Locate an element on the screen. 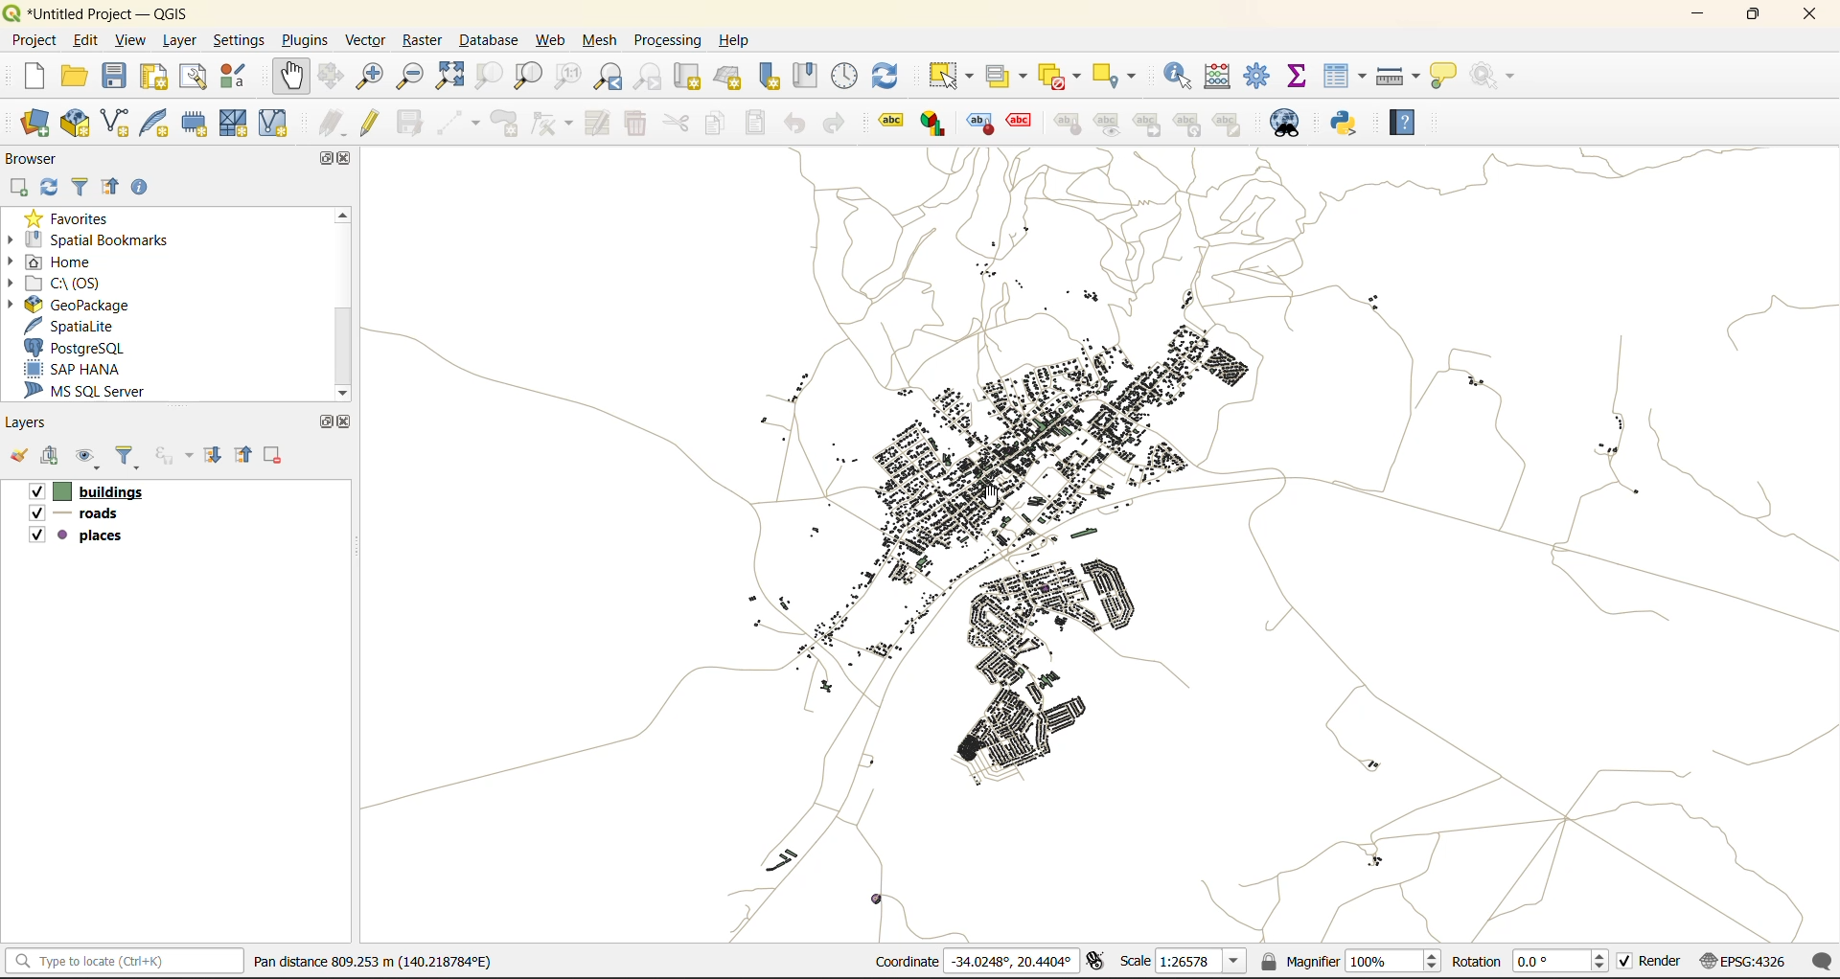  paste is located at coordinates (758, 122).